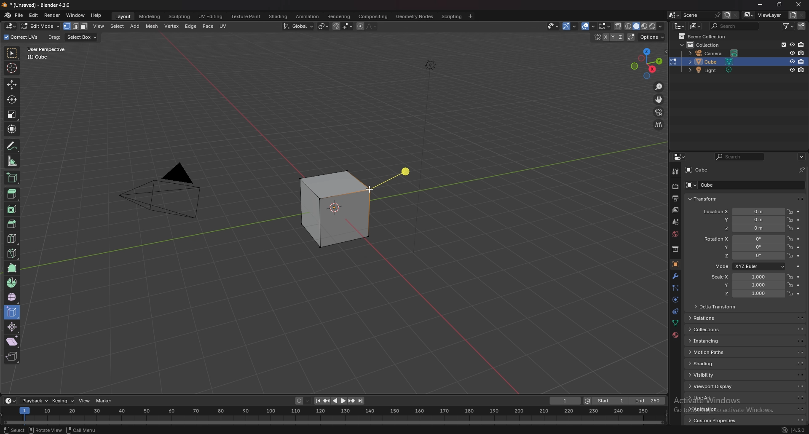 This screenshot has height=434, width=809. I want to click on jump to endpoint, so click(361, 401).